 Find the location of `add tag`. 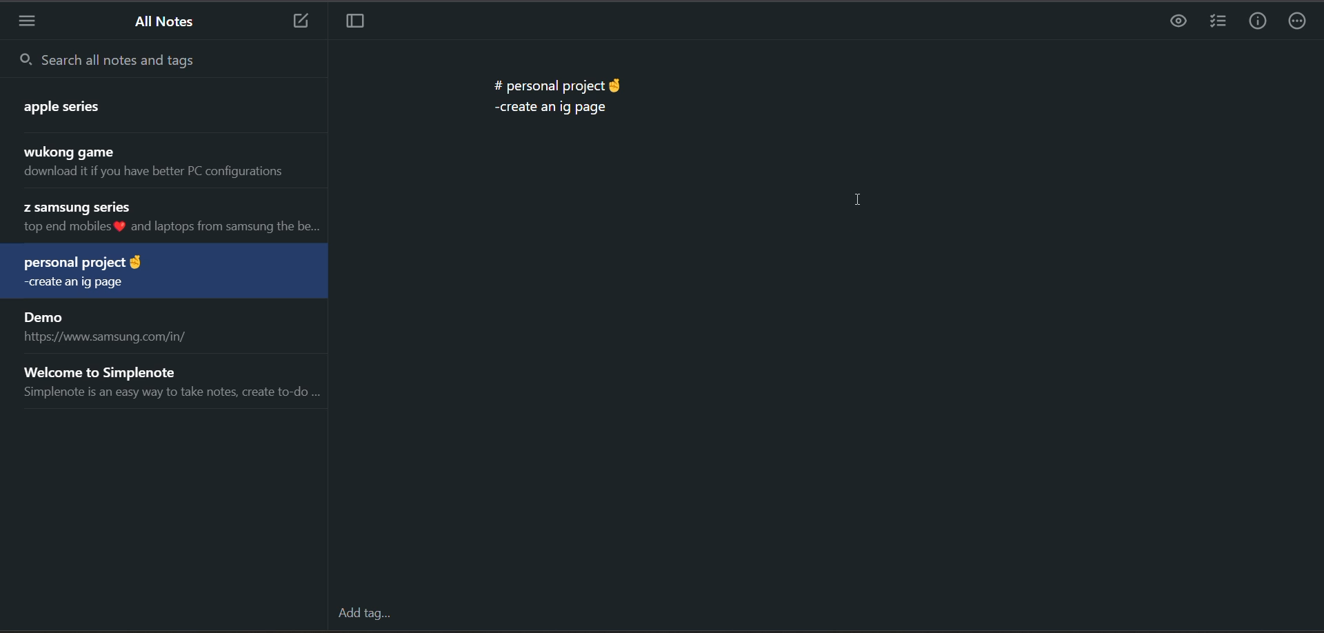

add tag is located at coordinates (366, 616).